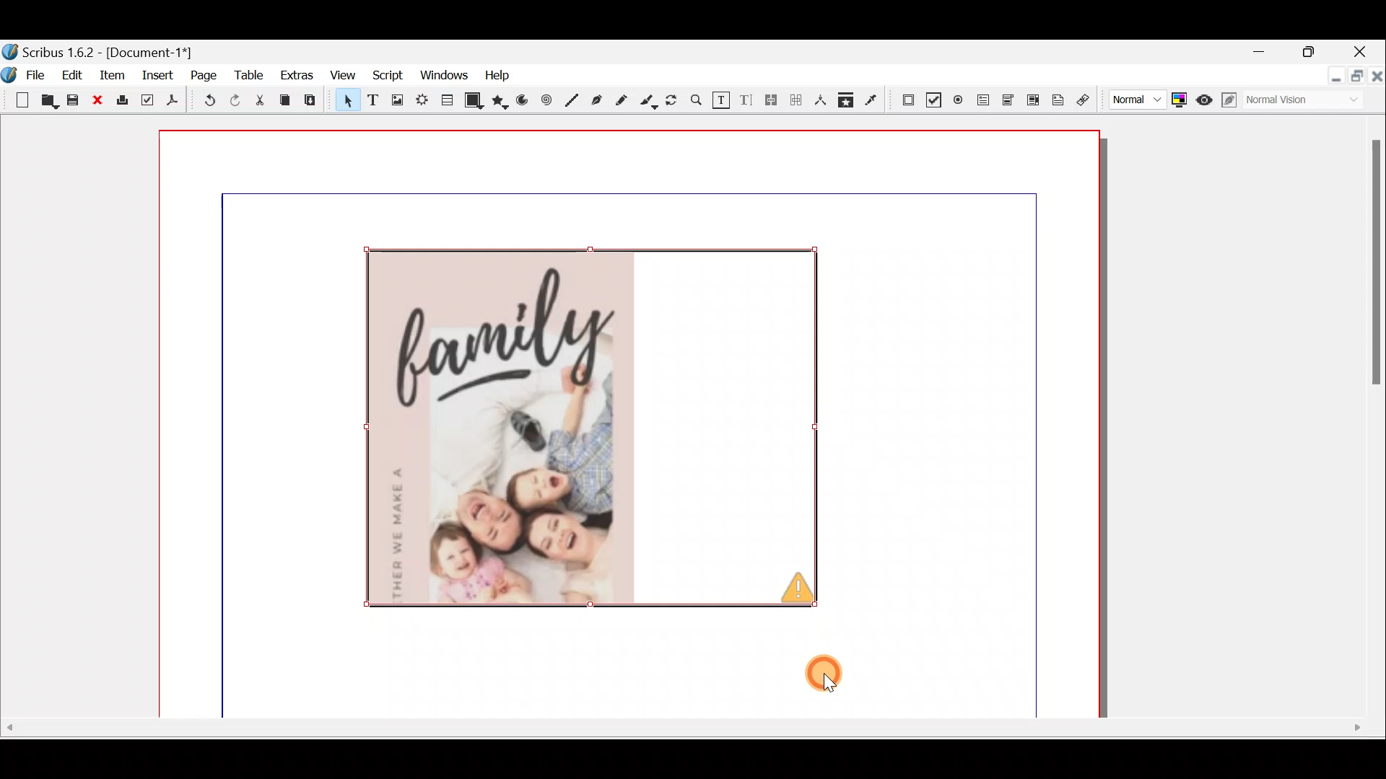 Image resolution: width=1386 pixels, height=779 pixels. What do you see at coordinates (720, 101) in the screenshot?
I see `Edit contents of frame` at bounding box center [720, 101].